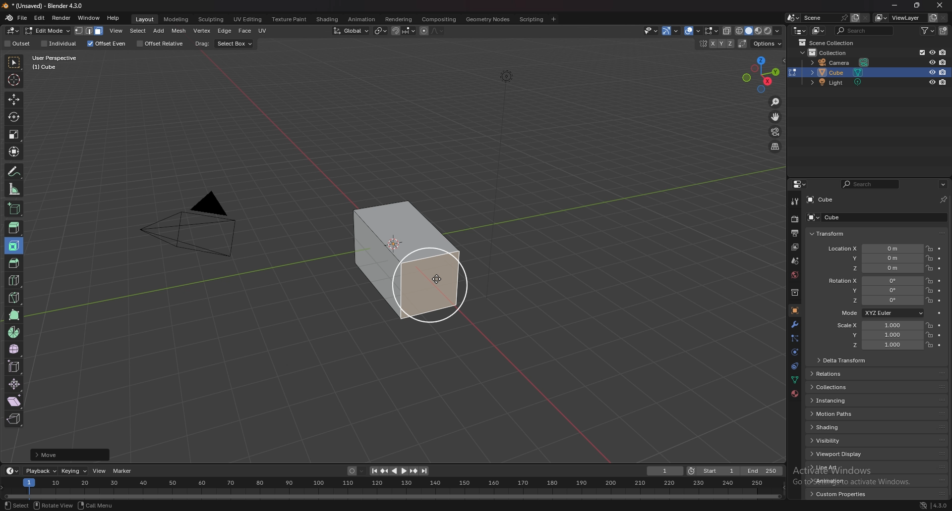 This screenshot has height=511, width=952. What do you see at coordinates (714, 44) in the screenshot?
I see `enable mesh symmetry` at bounding box center [714, 44].